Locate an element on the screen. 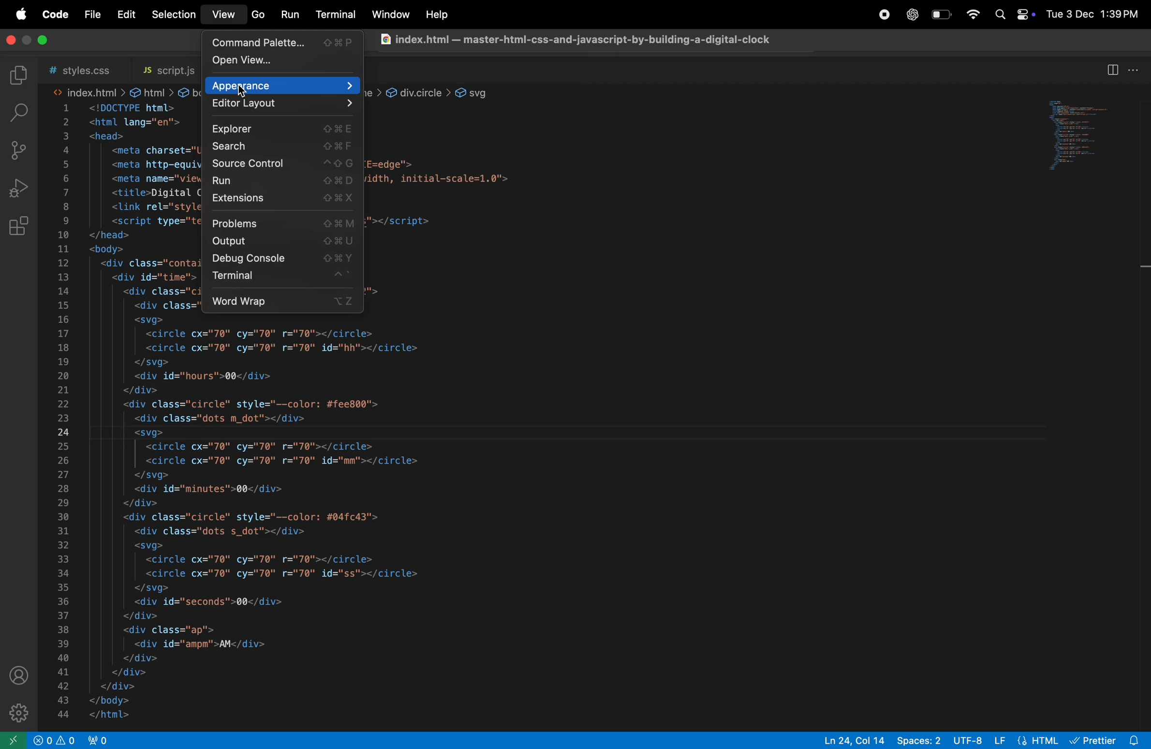 The height and width of the screenshot is (749, 1151). toggle screen is located at coordinates (29, 38).